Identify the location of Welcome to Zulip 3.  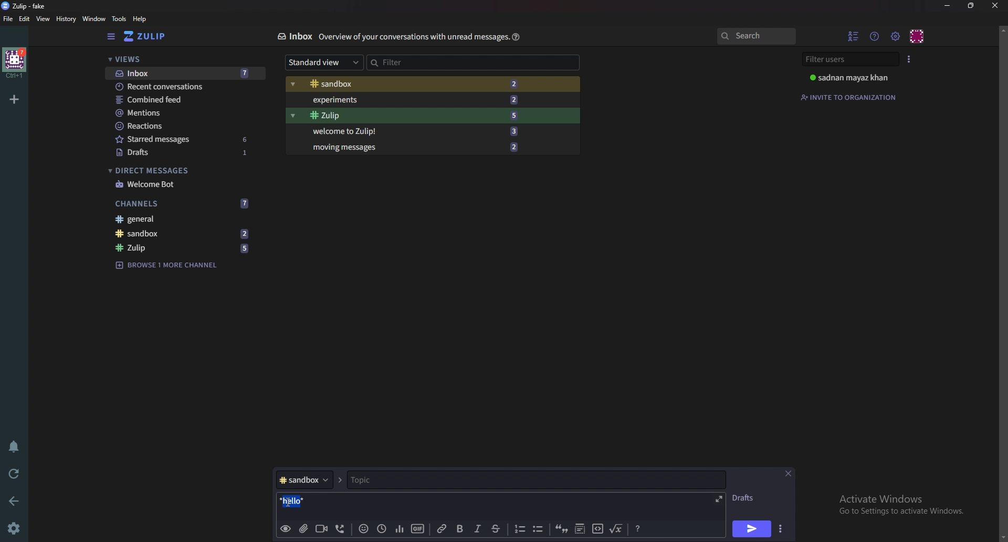
(411, 132).